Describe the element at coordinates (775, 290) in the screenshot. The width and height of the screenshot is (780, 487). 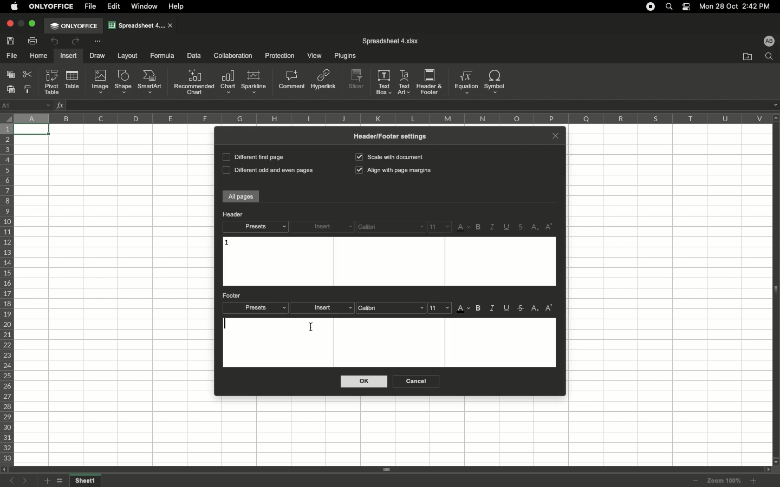
I see `Panel` at that location.